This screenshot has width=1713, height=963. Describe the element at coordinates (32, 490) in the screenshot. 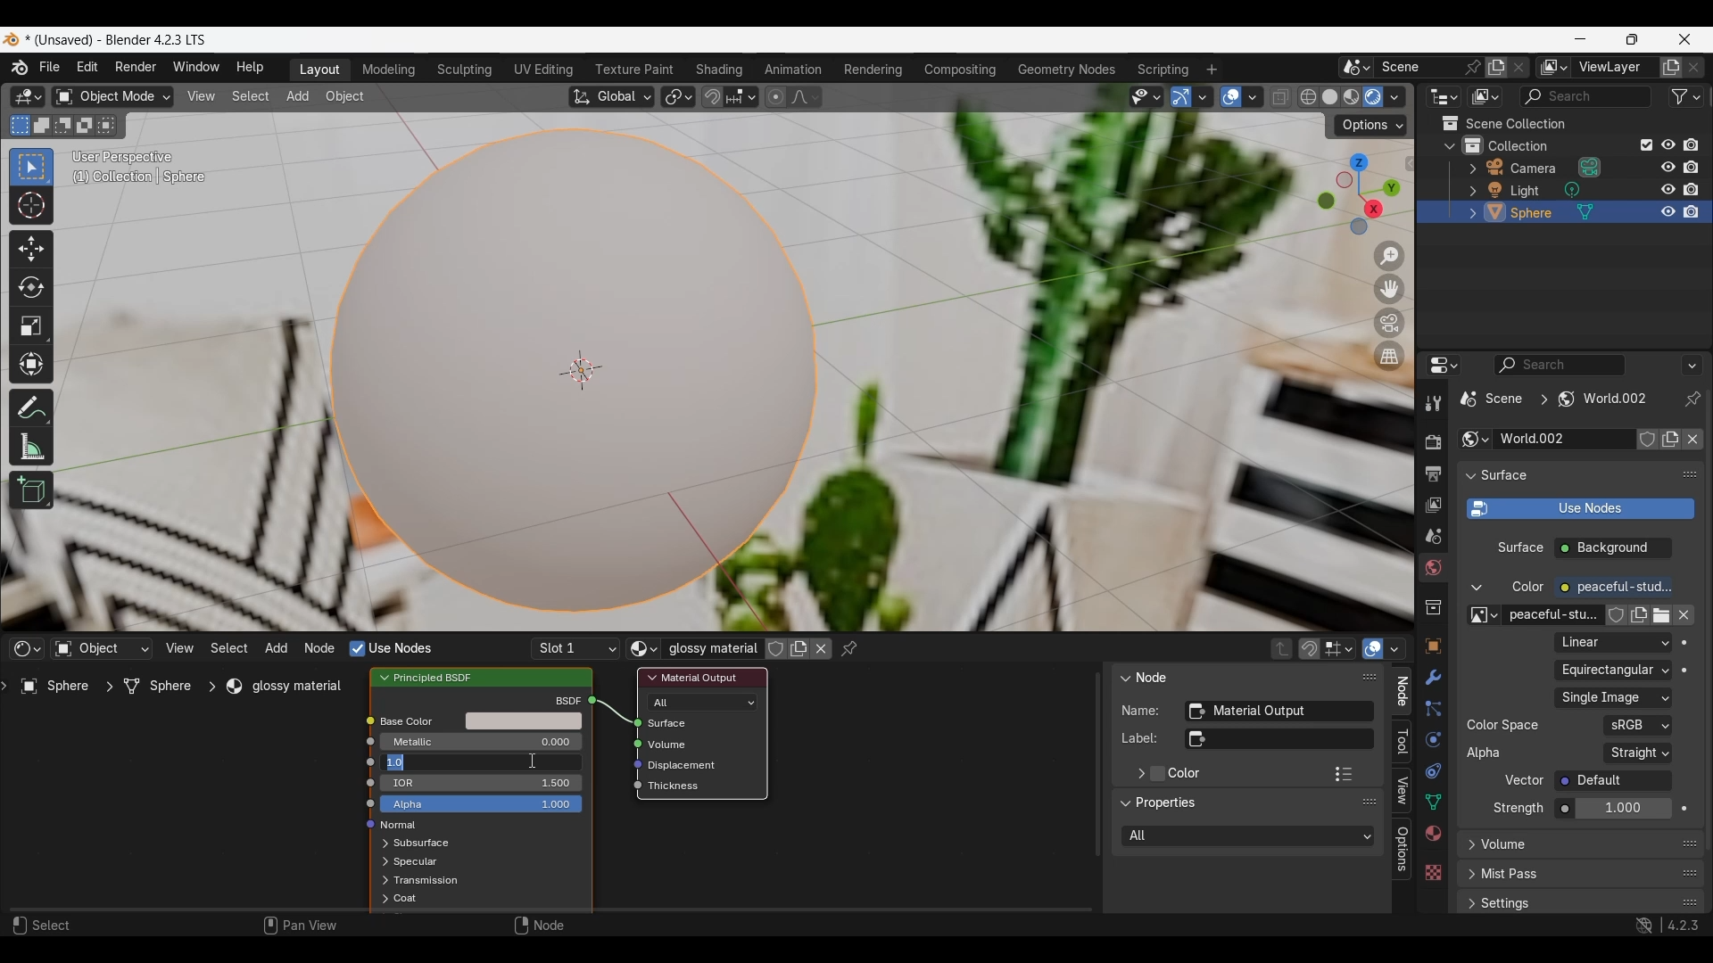

I see `Add cube` at that location.